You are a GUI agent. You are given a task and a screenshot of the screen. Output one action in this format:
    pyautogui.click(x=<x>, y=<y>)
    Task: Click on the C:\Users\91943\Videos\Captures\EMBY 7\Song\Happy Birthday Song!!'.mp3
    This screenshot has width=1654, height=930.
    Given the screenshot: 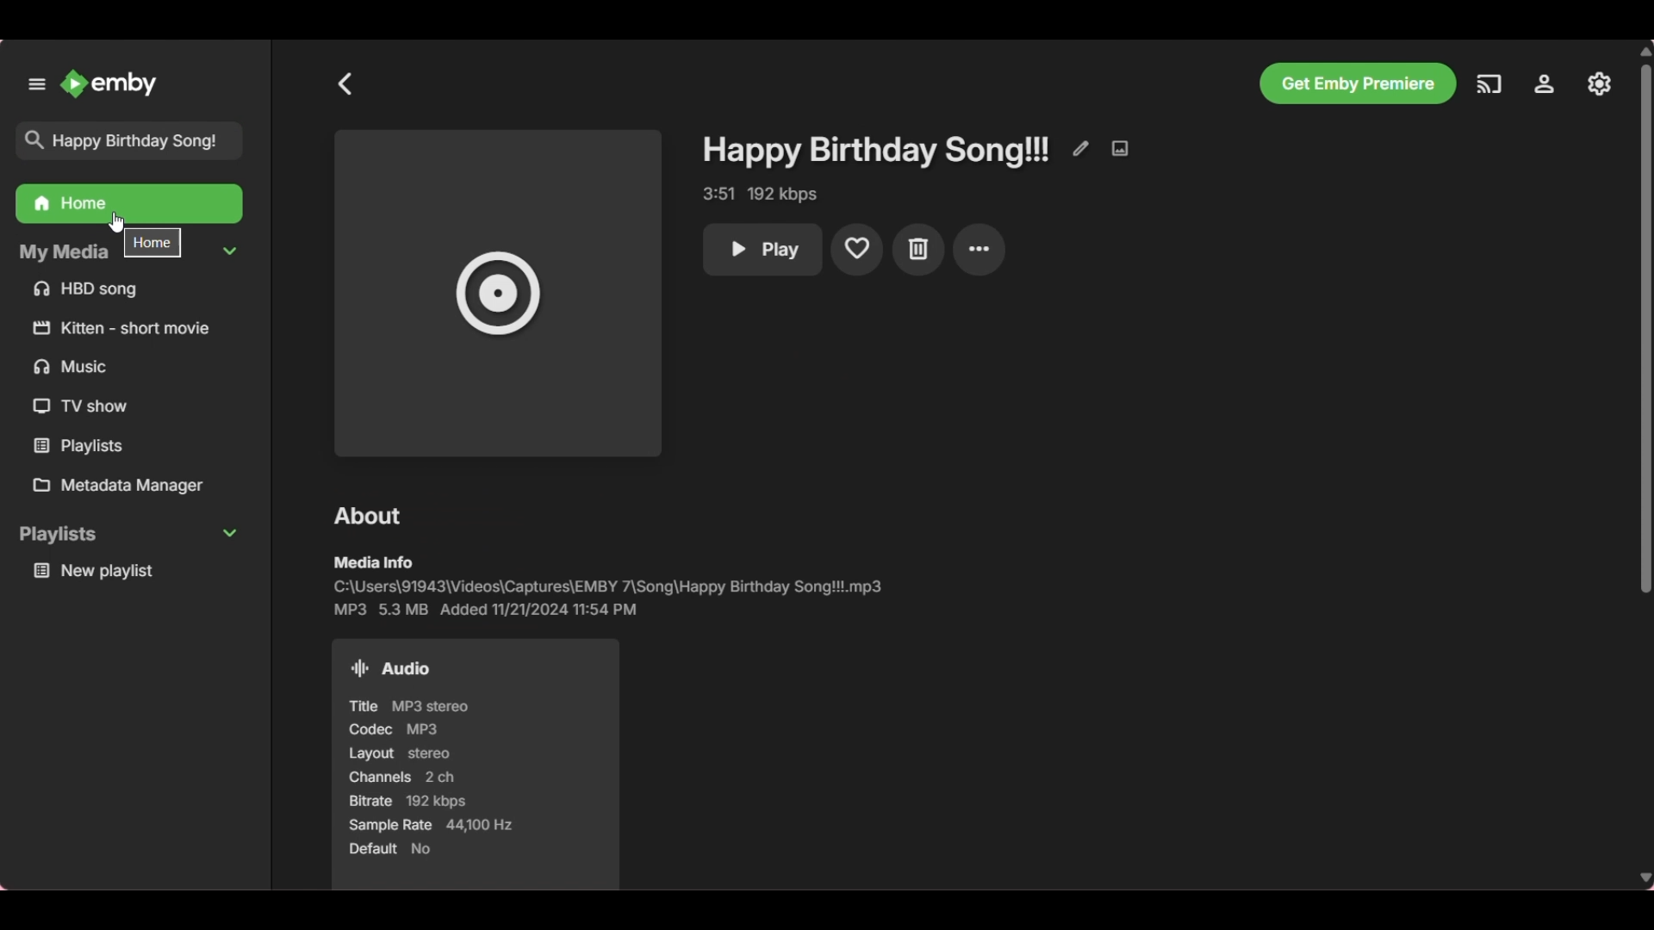 What is the action you would take?
    pyautogui.click(x=619, y=587)
    